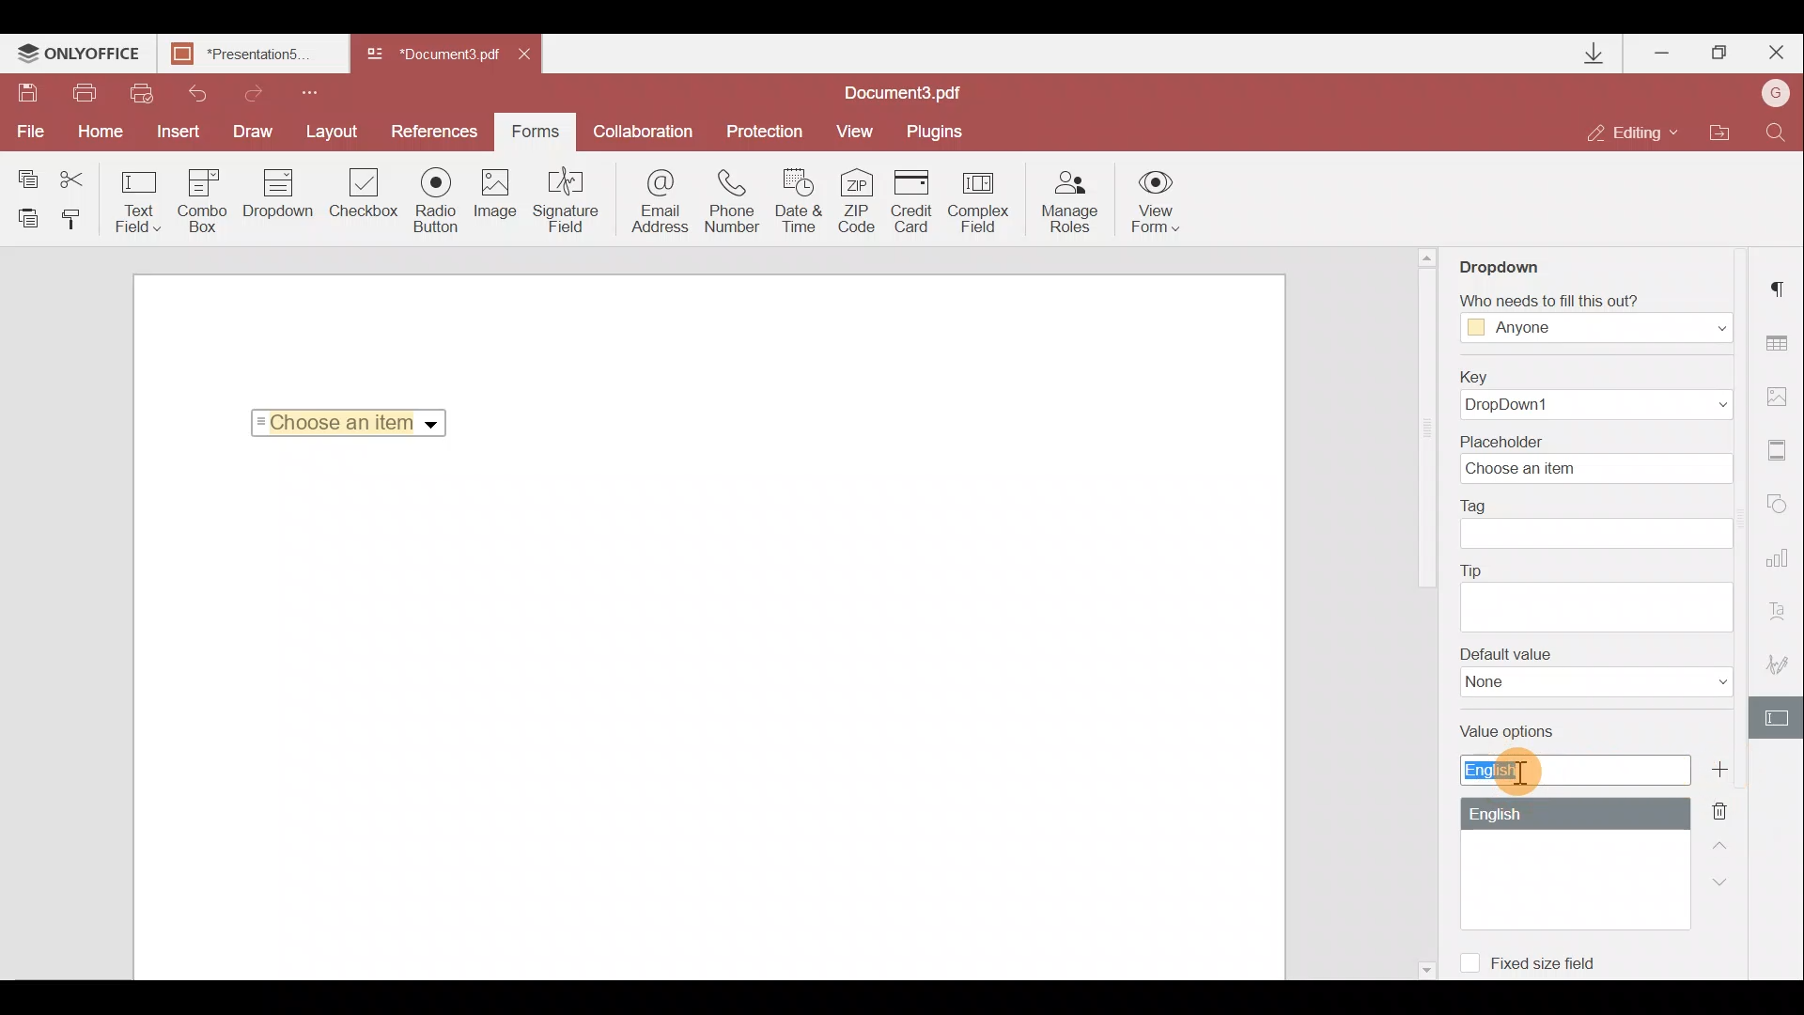 This screenshot has width=1804, height=1015. What do you see at coordinates (1727, 770) in the screenshot?
I see `Add new value` at bounding box center [1727, 770].